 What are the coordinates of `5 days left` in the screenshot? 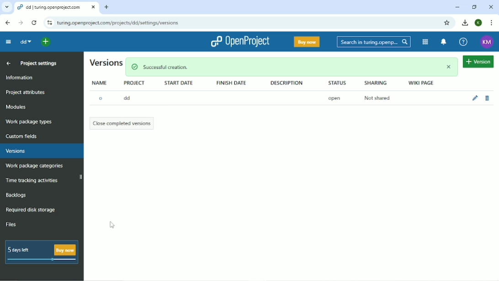 It's located at (41, 253).